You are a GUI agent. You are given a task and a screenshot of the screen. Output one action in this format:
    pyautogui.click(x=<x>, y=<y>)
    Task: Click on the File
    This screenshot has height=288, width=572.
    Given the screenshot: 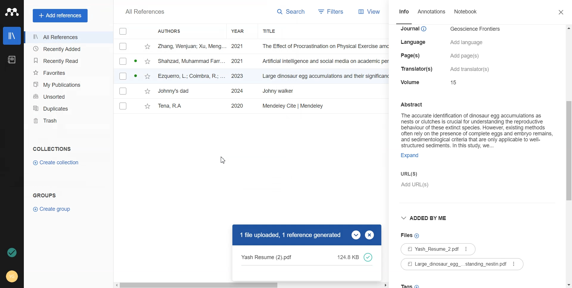 What is the action you would take?
    pyautogui.click(x=453, y=265)
    